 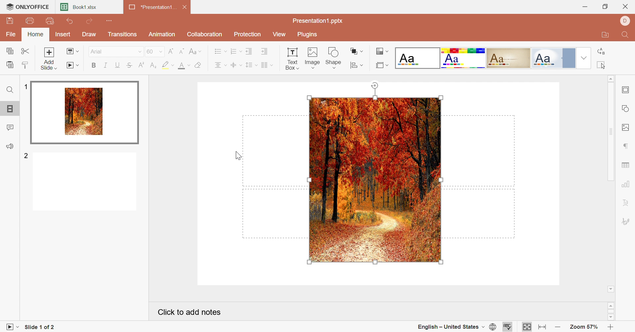 What do you see at coordinates (236, 51) in the screenshot?
I see `Numbering` at bounding box center [236, 51].